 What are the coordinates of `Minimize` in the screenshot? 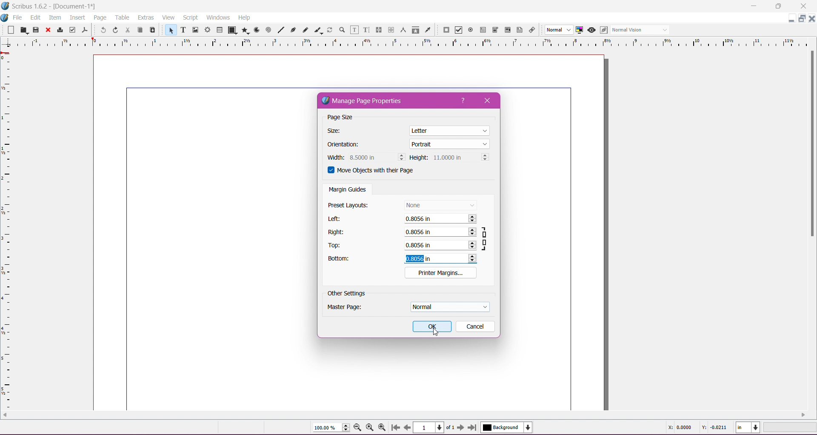 It's located at (754, 6).